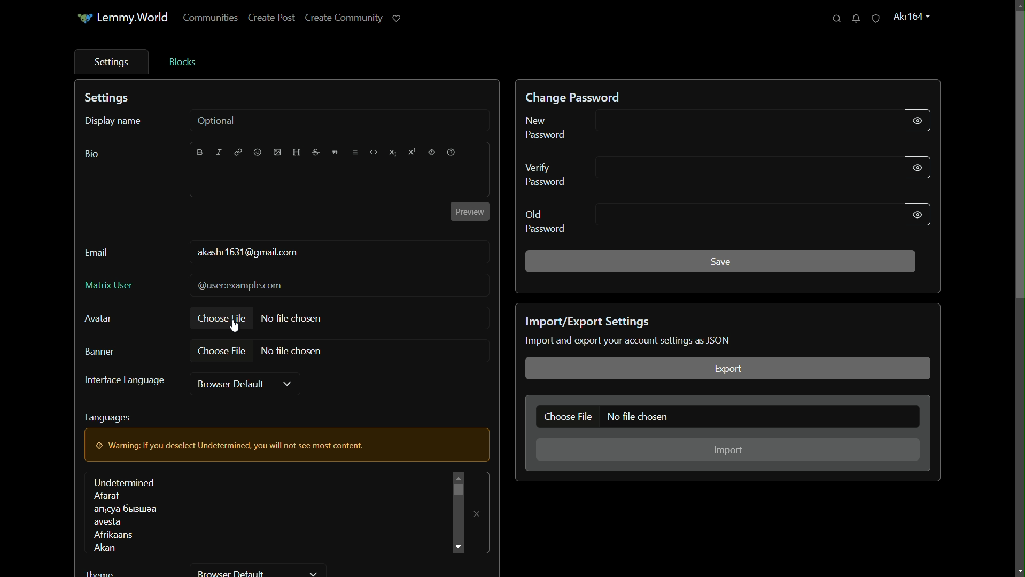  I want to click on save, so click(721, 261).